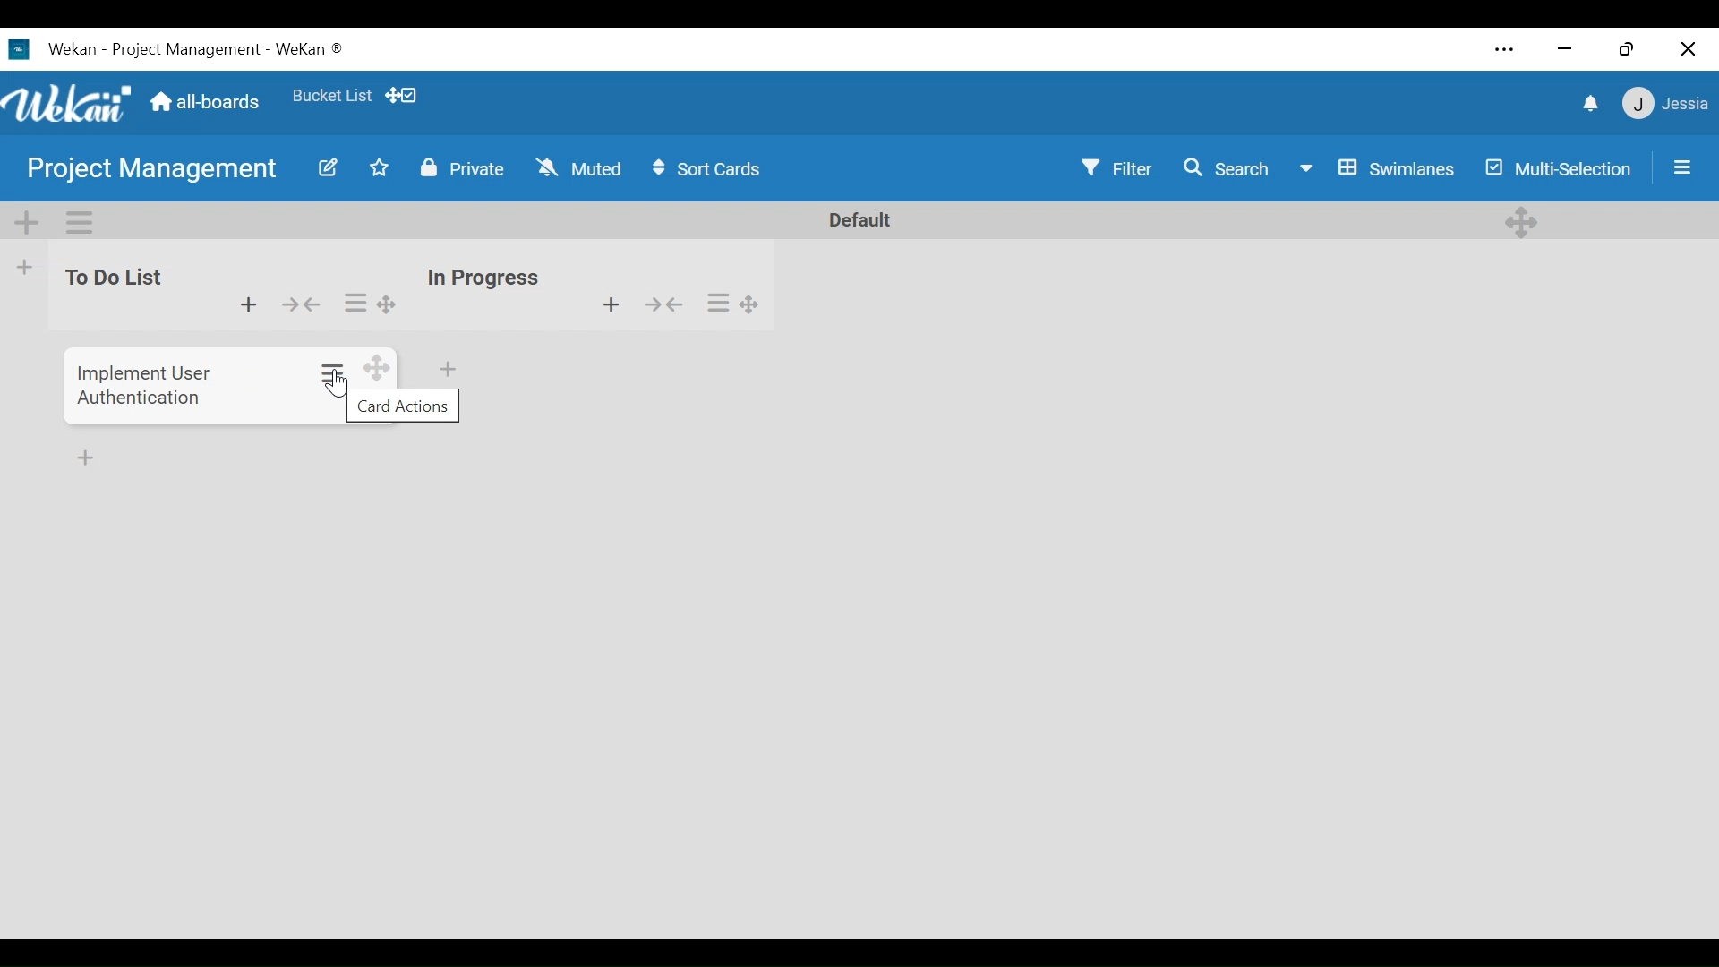 The width and height of the screenshot is (1719, 967). Describe the element at coordinates (246, 305) in the screenshot. I see `add card to the top of the list` at that location.